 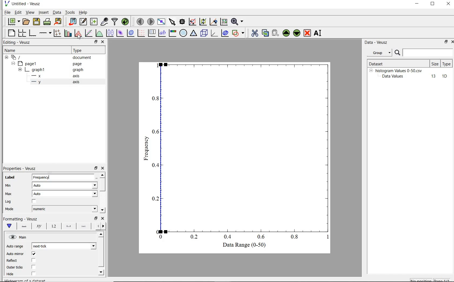 I want to click on 13, so click(x=431, y=76).